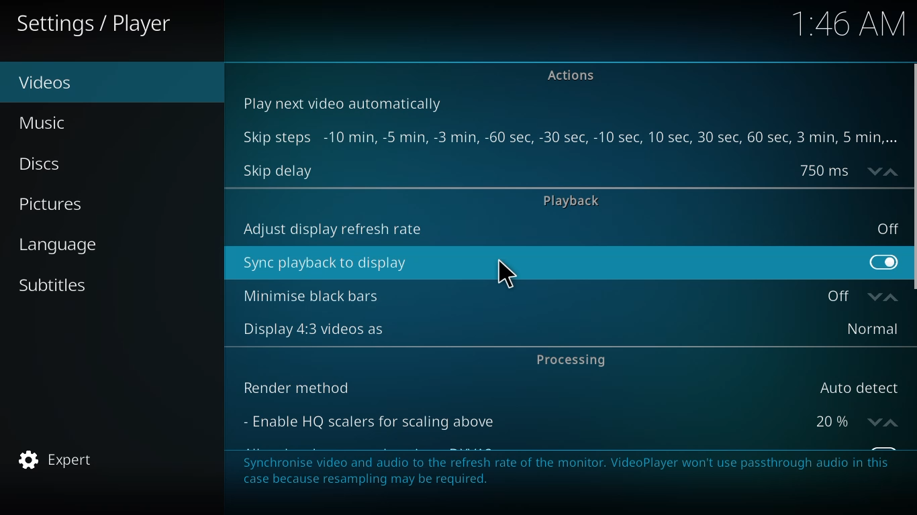 The height and width of the screenshot is (515, 917). Describe the element at coordinates (571, 361) in the screenshot. I see `processing` at that location.